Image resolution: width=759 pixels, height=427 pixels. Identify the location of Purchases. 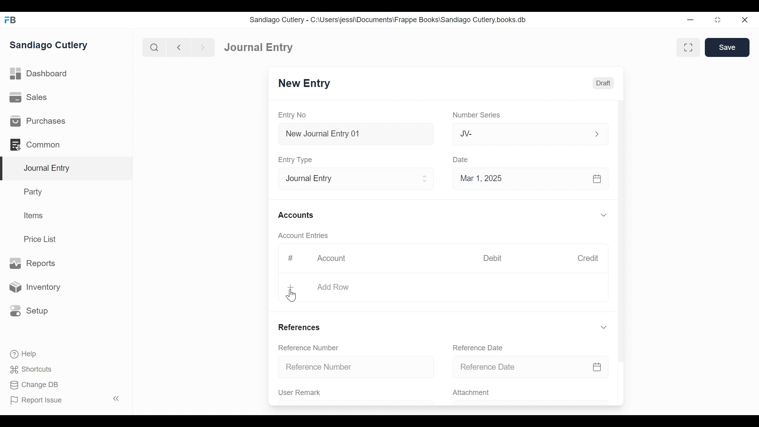
(66, 120).